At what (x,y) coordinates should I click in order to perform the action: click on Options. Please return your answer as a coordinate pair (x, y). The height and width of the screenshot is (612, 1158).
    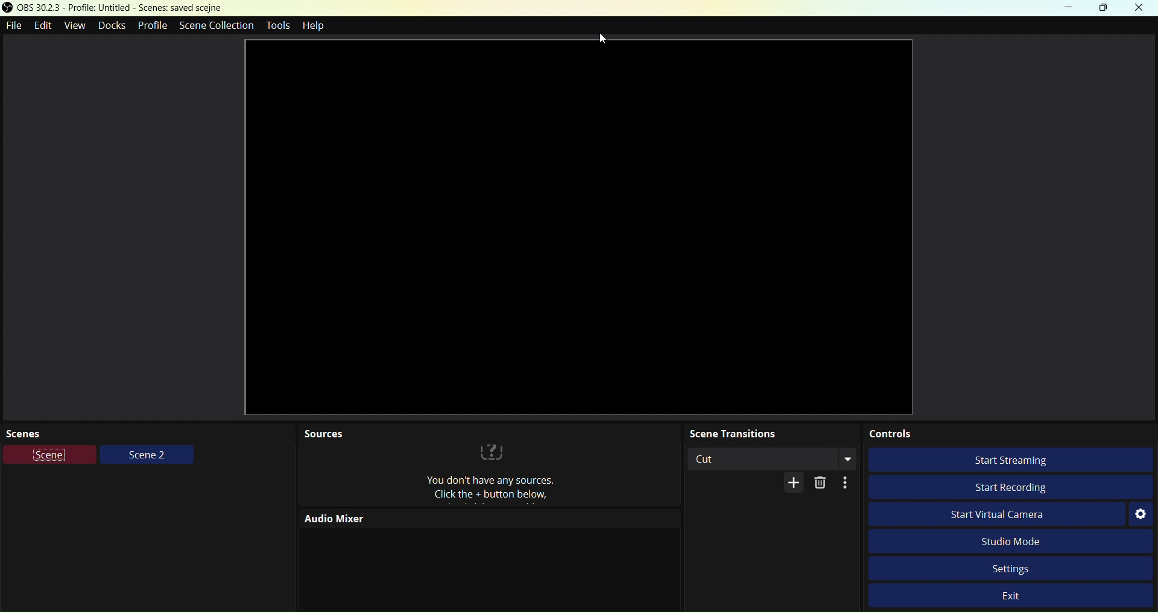
    Looking at the image, I should click on (845, 483).